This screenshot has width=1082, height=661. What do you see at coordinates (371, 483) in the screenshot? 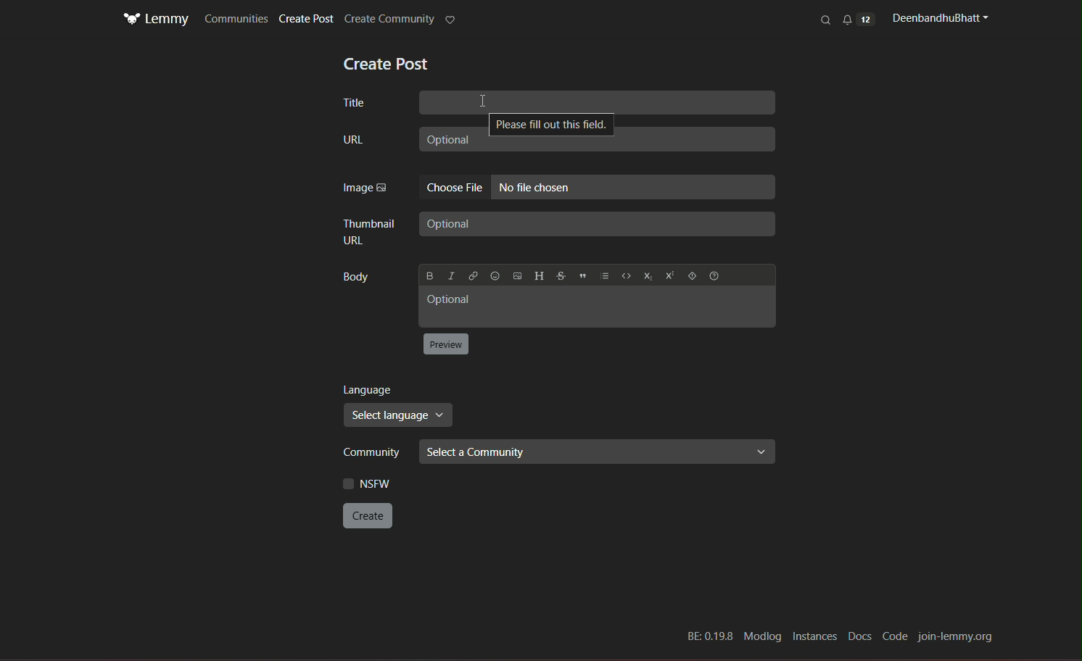
I see `NSFW` at bounding box center [371, 483].